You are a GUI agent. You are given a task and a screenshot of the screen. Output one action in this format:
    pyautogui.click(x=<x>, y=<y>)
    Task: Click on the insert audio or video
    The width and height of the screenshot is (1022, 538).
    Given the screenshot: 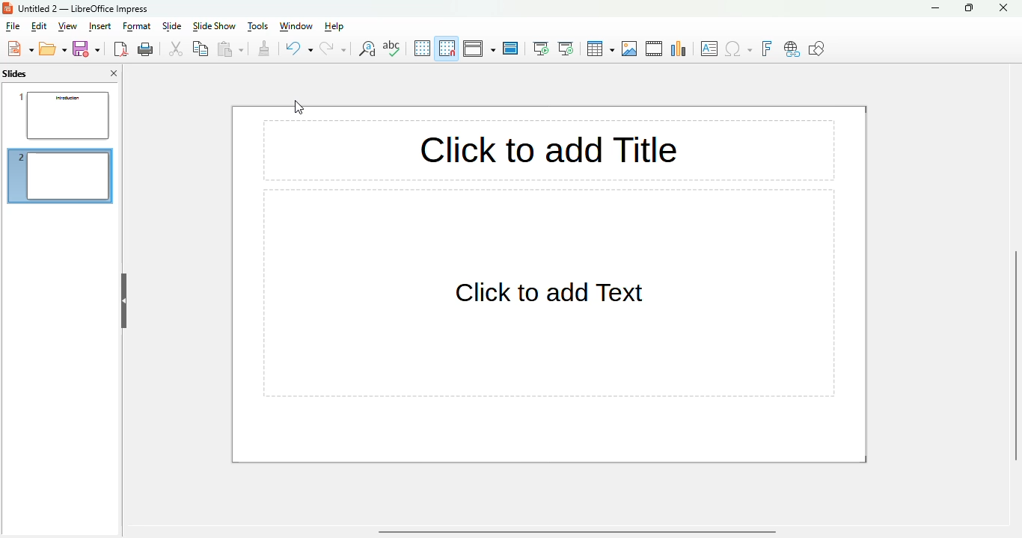 What is the action you would take?
    pyautogui.click(x=655, y=49)
    